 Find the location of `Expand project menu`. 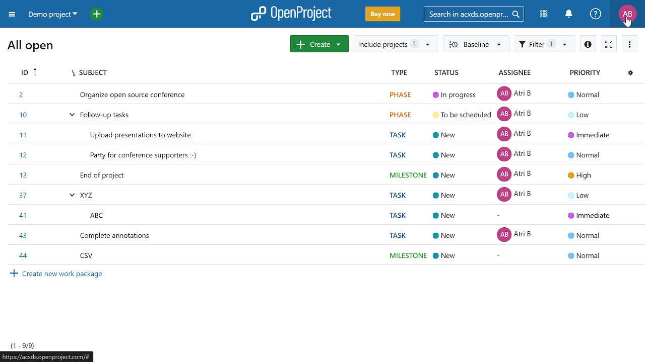

Expand project menu is located at coordinates (12, 14).